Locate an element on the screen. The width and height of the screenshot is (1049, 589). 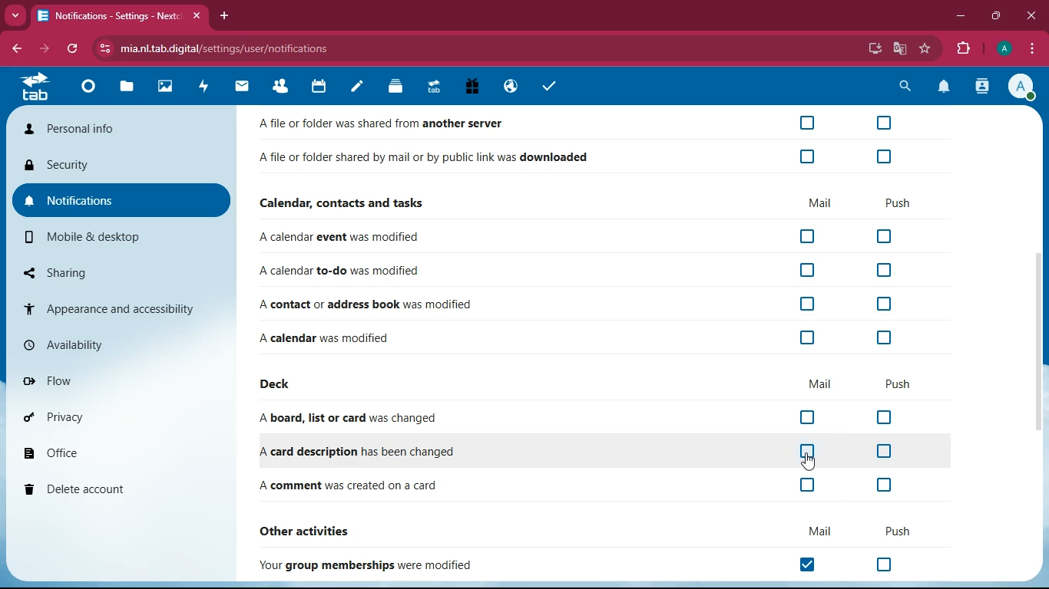
mail is located at coordinates (821, 383).